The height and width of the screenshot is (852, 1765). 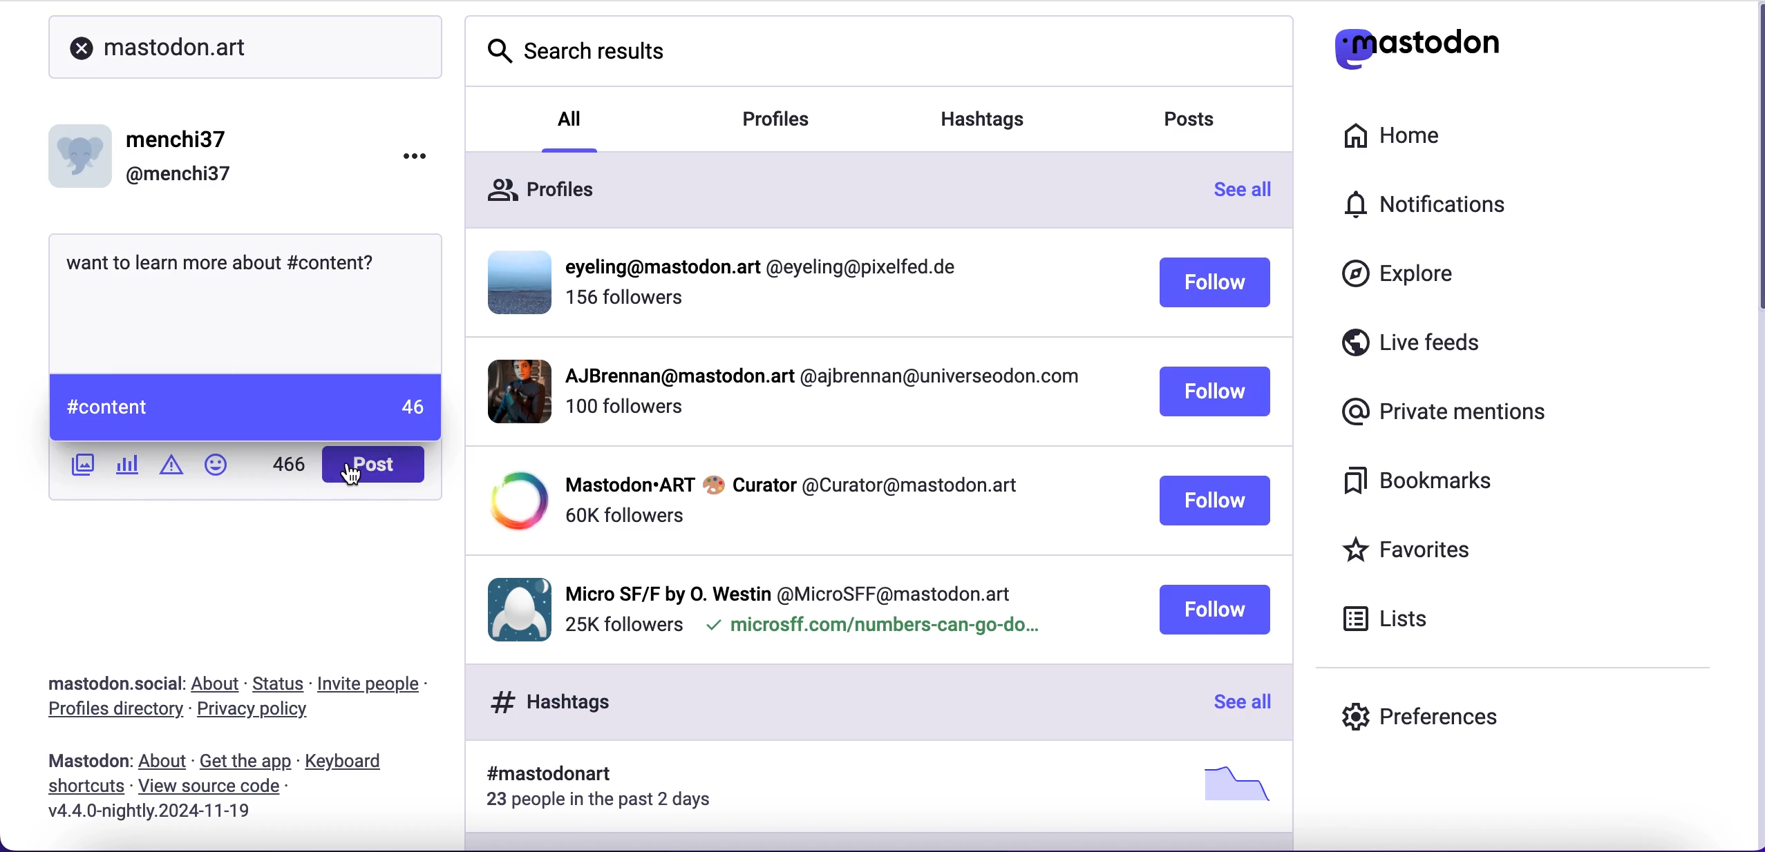 I want to click on about, so click(x=218, y=685).